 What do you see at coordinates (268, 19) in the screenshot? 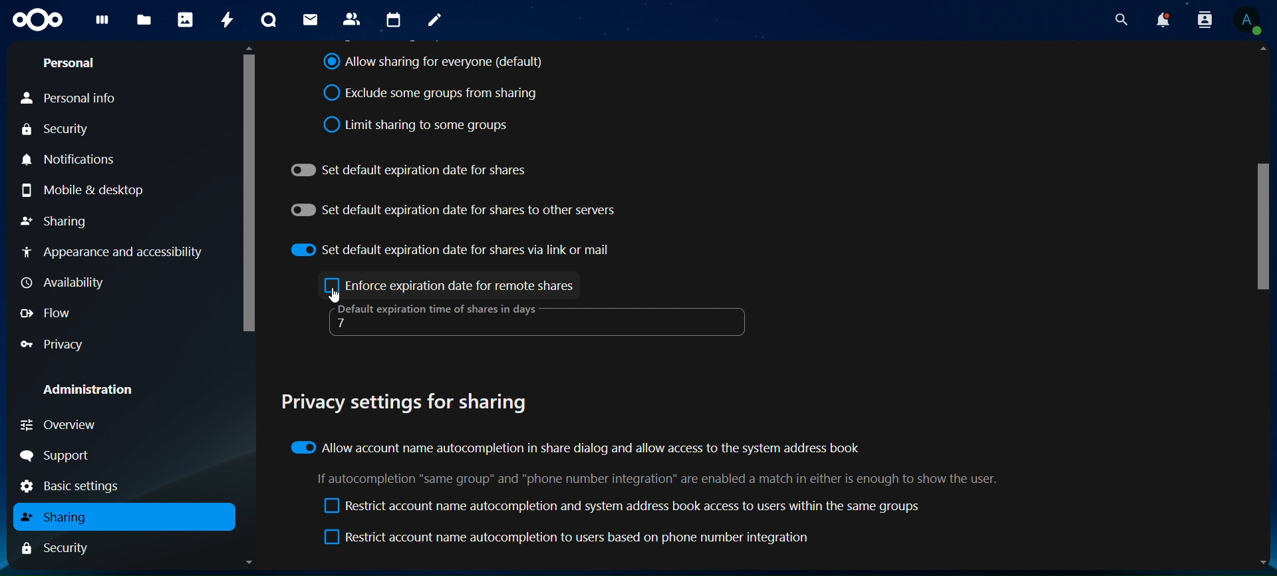
I see `talk` at bounding box center [268, 19].